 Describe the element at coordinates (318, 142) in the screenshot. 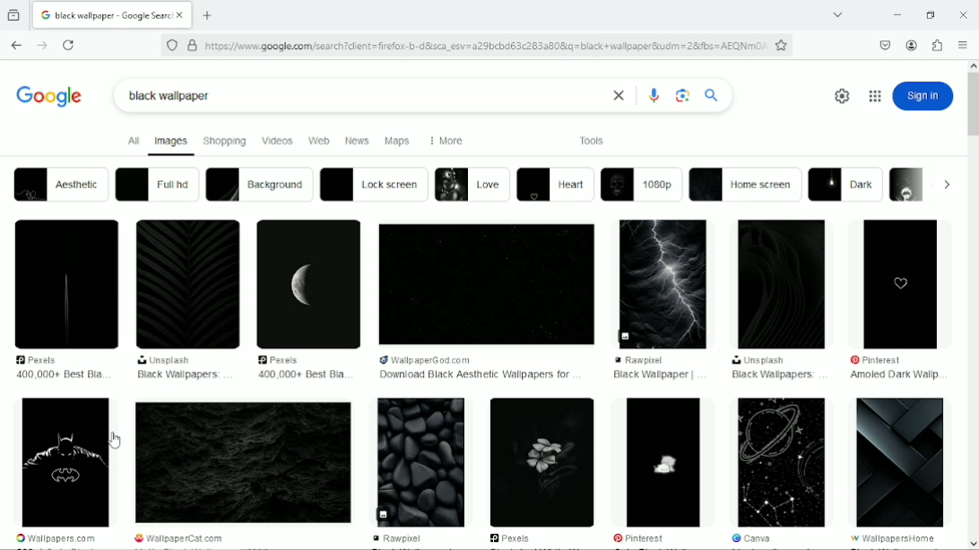

I see `web` at that location.